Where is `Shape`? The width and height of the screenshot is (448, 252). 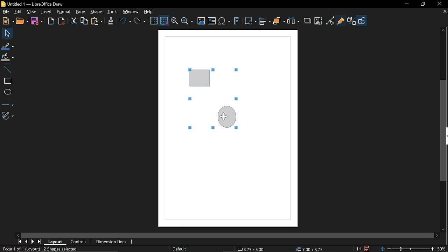
Shape is located at coordinates (96, 13).